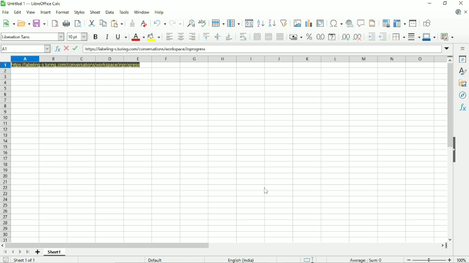 This screenshot has height=263, width=469. Describe the element at coordinates (308, 23) in the screenshot. I see `Insert chart` at that location.